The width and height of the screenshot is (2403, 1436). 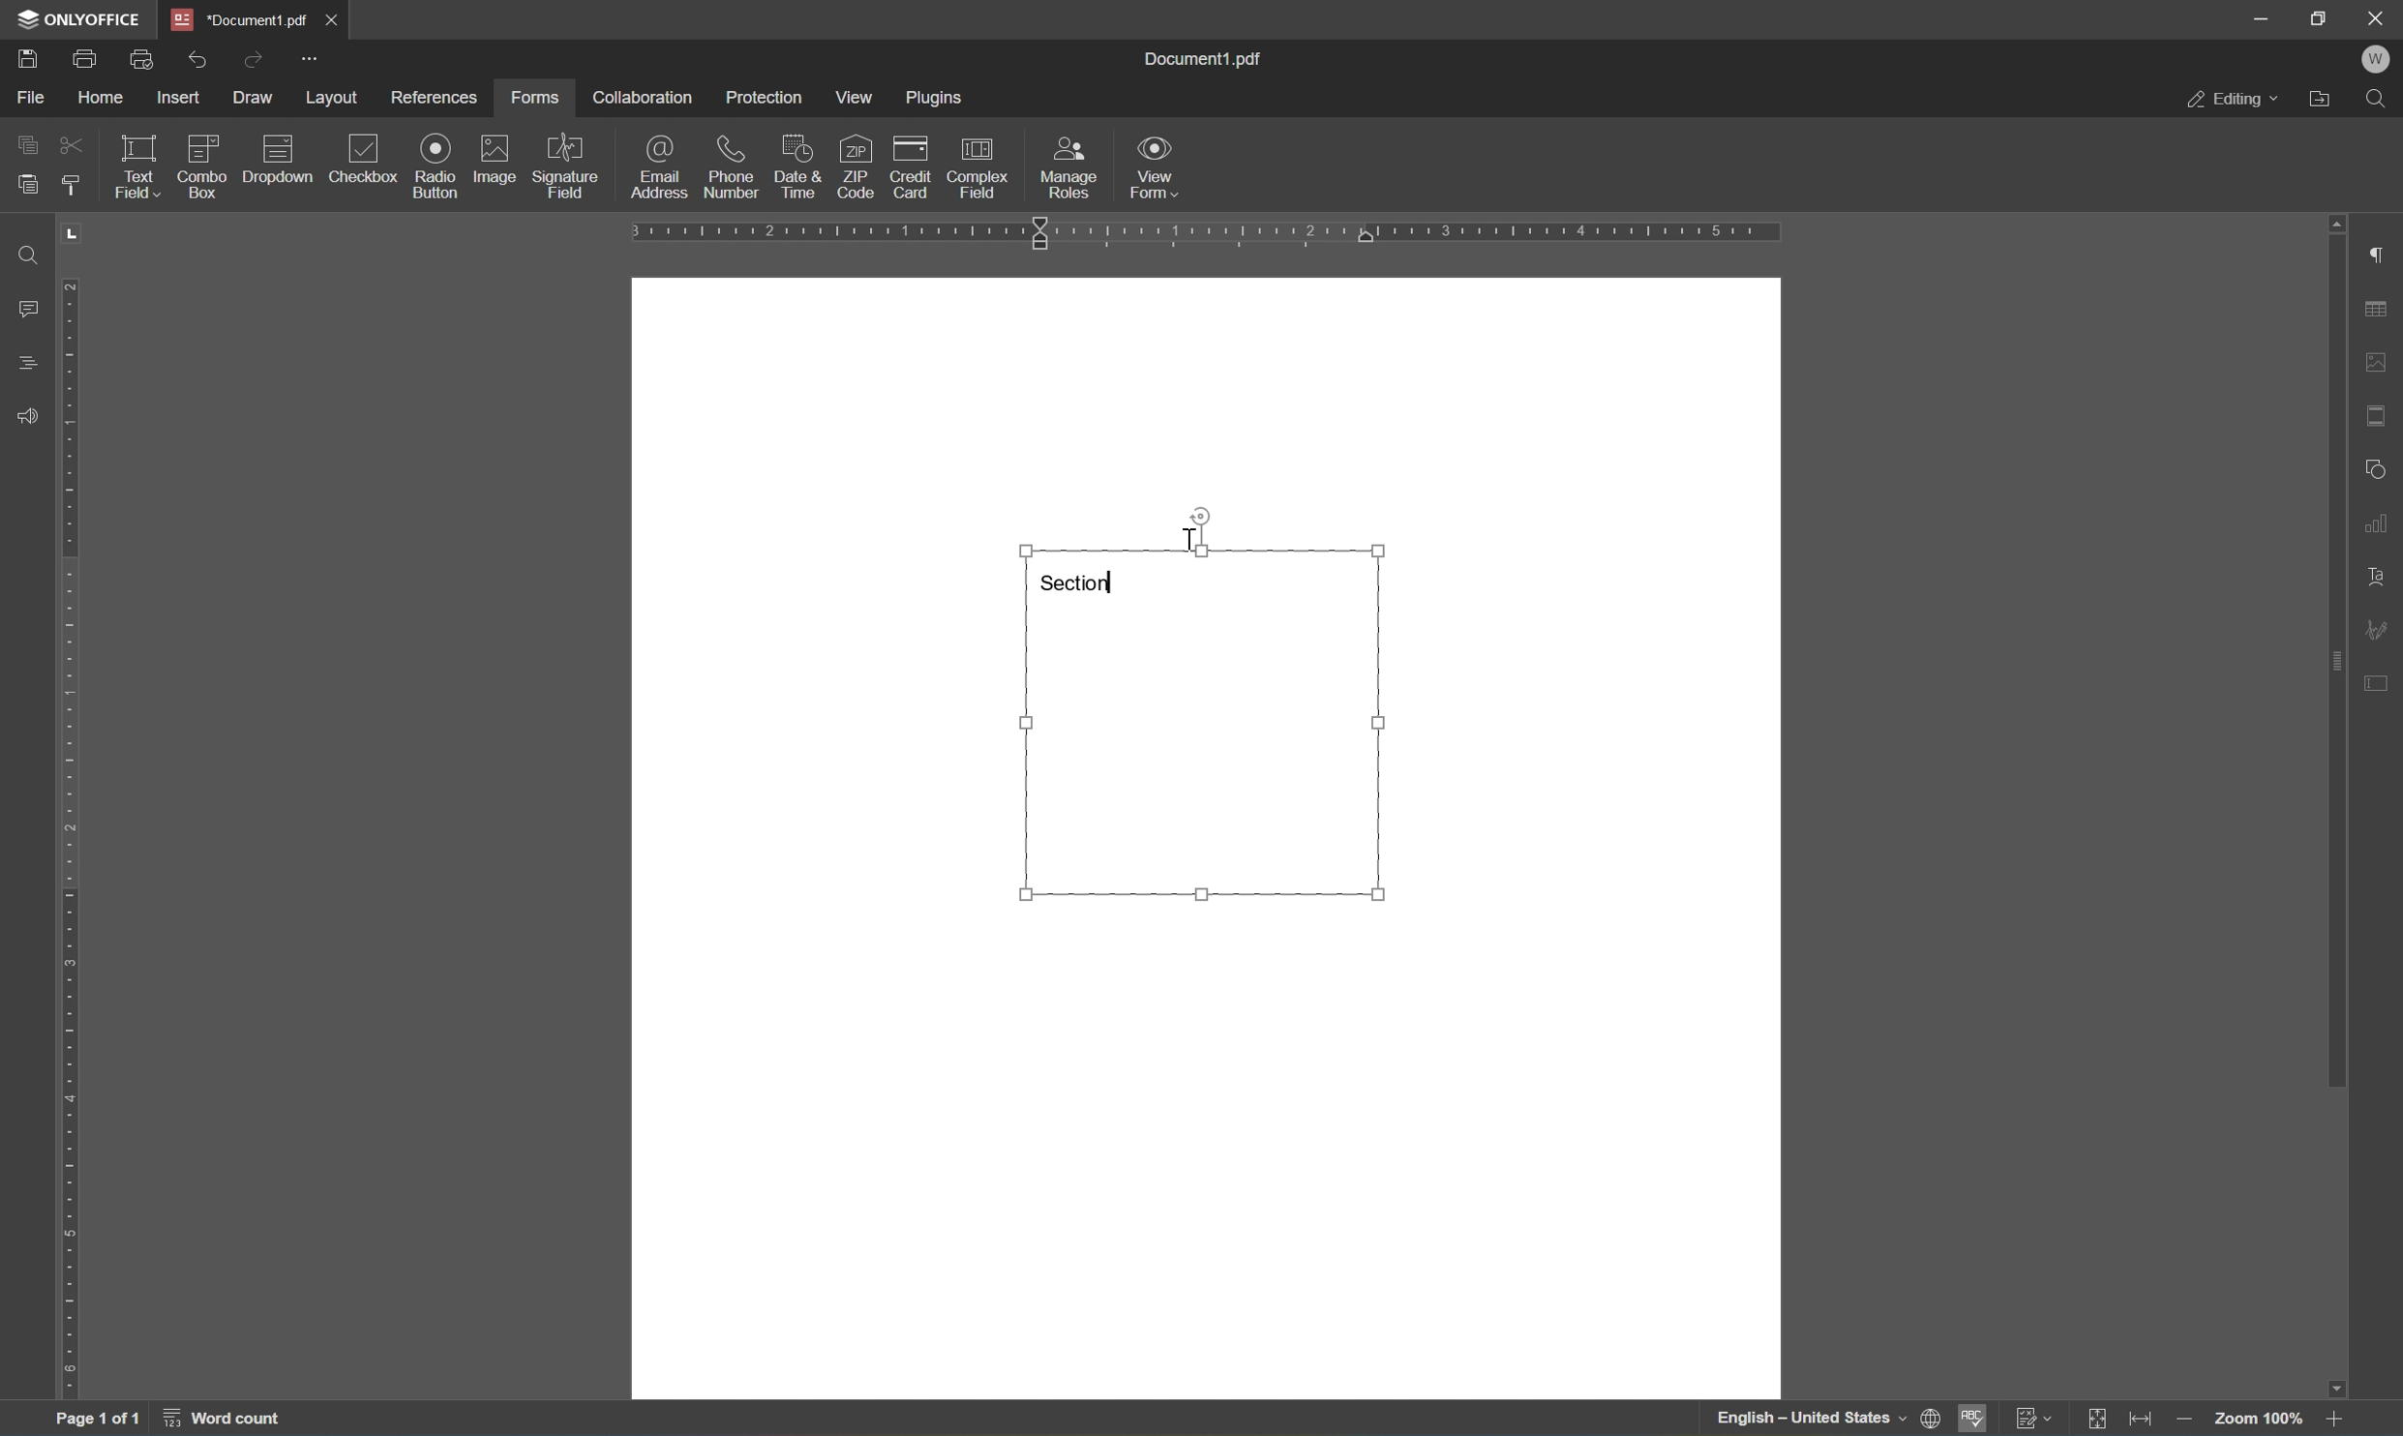 I want to click on copy style, so click(x=70, y=185).